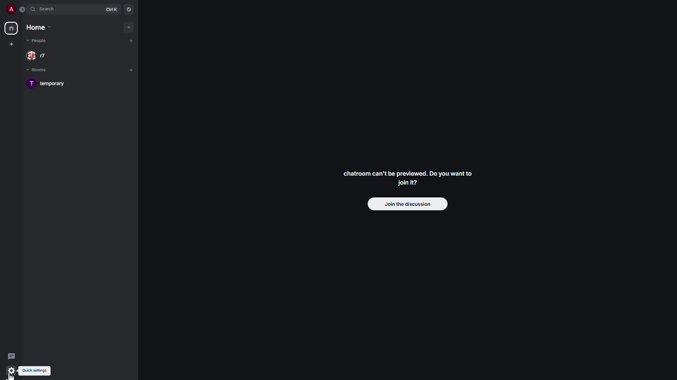  What do you see at coordinates (14, 374) in the screenshot?
I see `cursor` at bounding box center [14, 374].